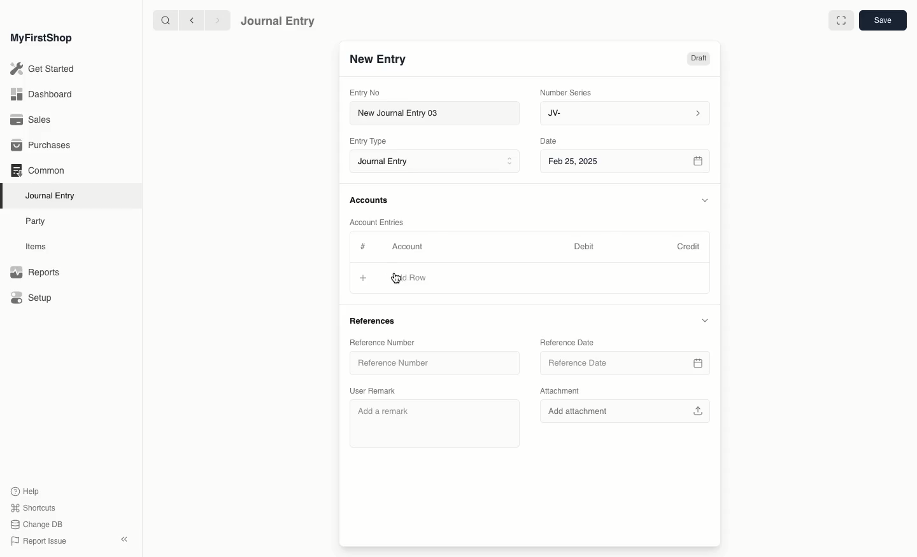  What do you see at coordinates (408, 277) in the screenshot?
I see `Add Row` at bounding box center [408, 277].